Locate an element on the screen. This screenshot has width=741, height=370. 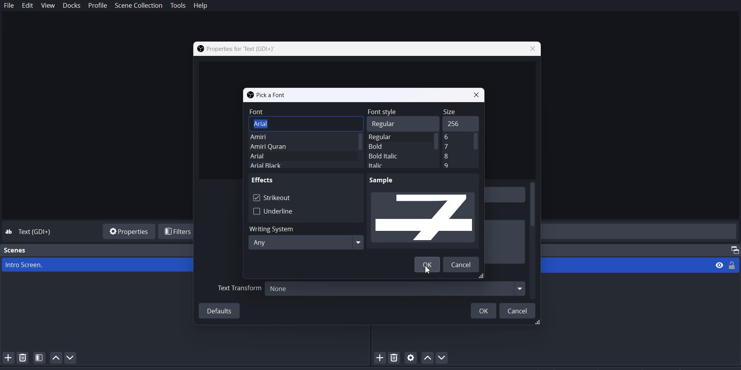
Strikeout is located at coordinates (272, 197).